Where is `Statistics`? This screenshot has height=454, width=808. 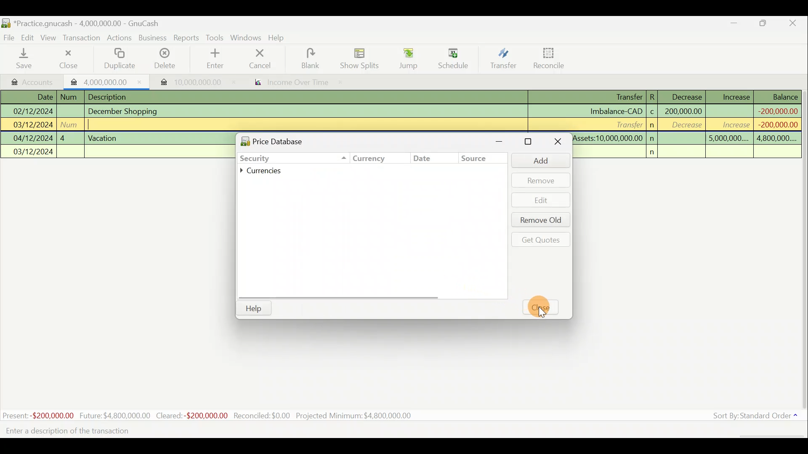 Statistics is located at coordinates (221, 414).